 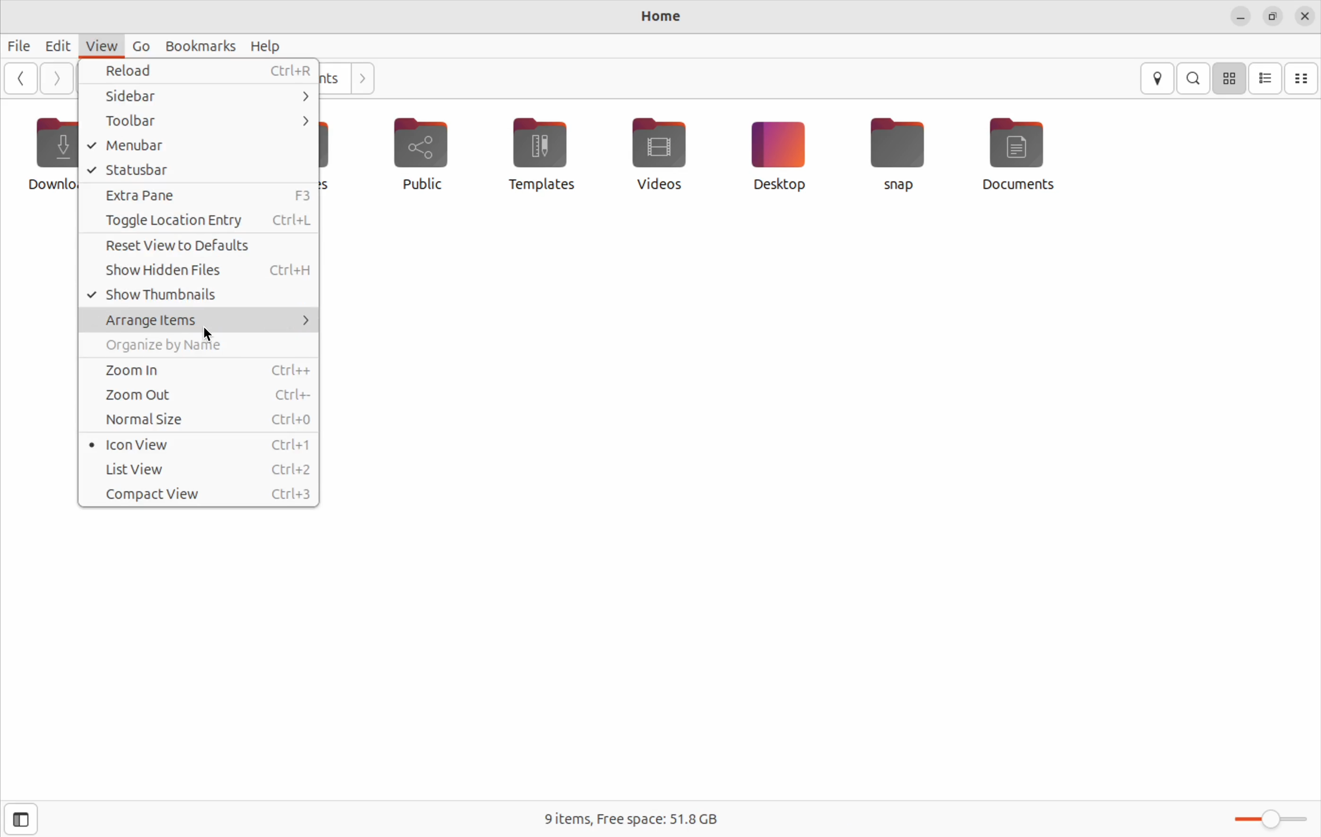 What do you see at coordinates (266, 45) in the screenshot?
I see `Help` at bounding box center [266, 45].